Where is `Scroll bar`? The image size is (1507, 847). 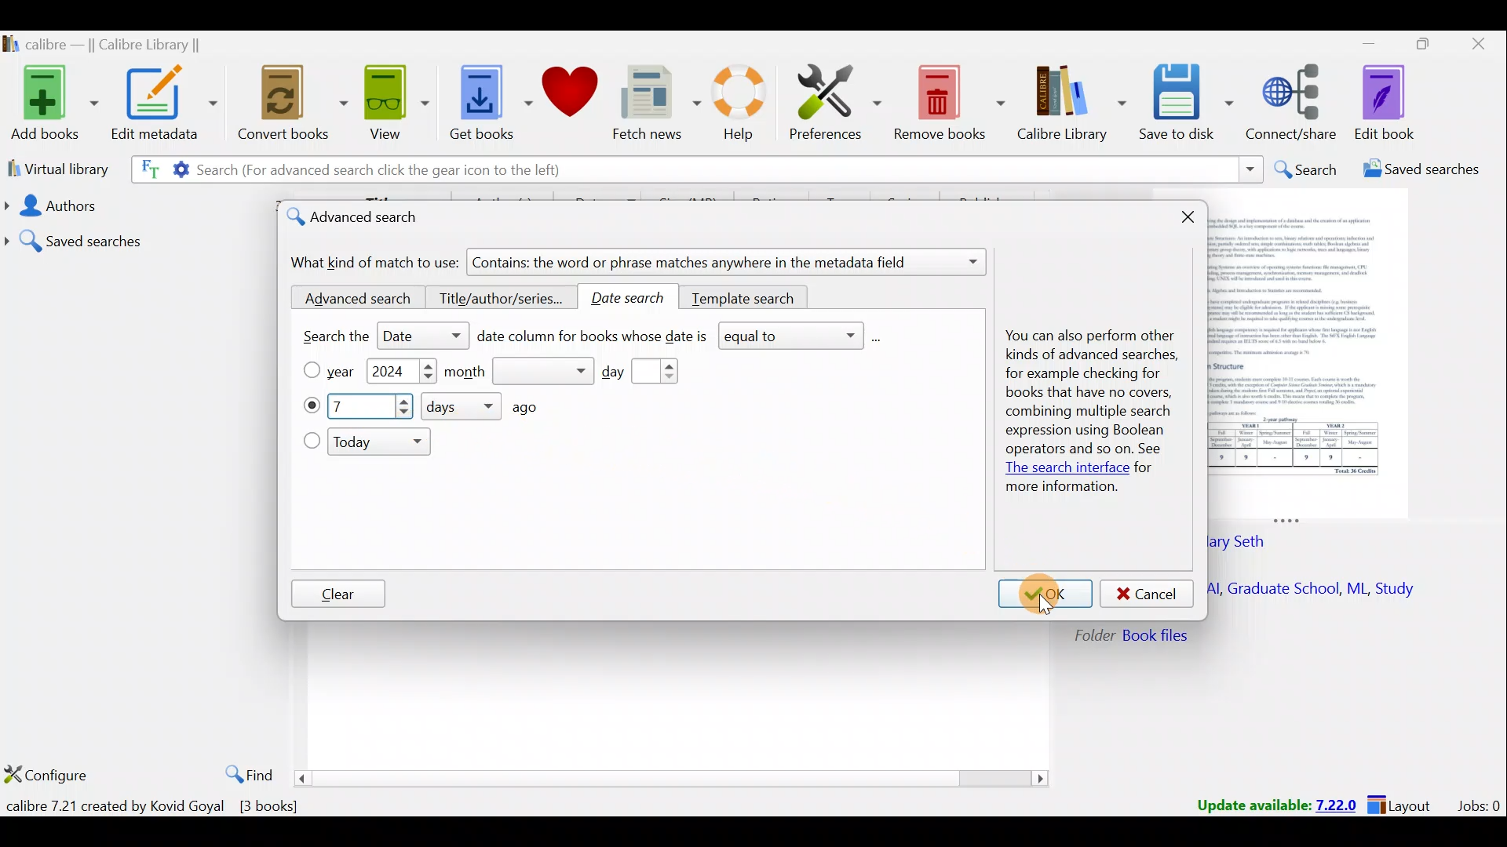
Scroll bar is located at coordinates (673, 777).